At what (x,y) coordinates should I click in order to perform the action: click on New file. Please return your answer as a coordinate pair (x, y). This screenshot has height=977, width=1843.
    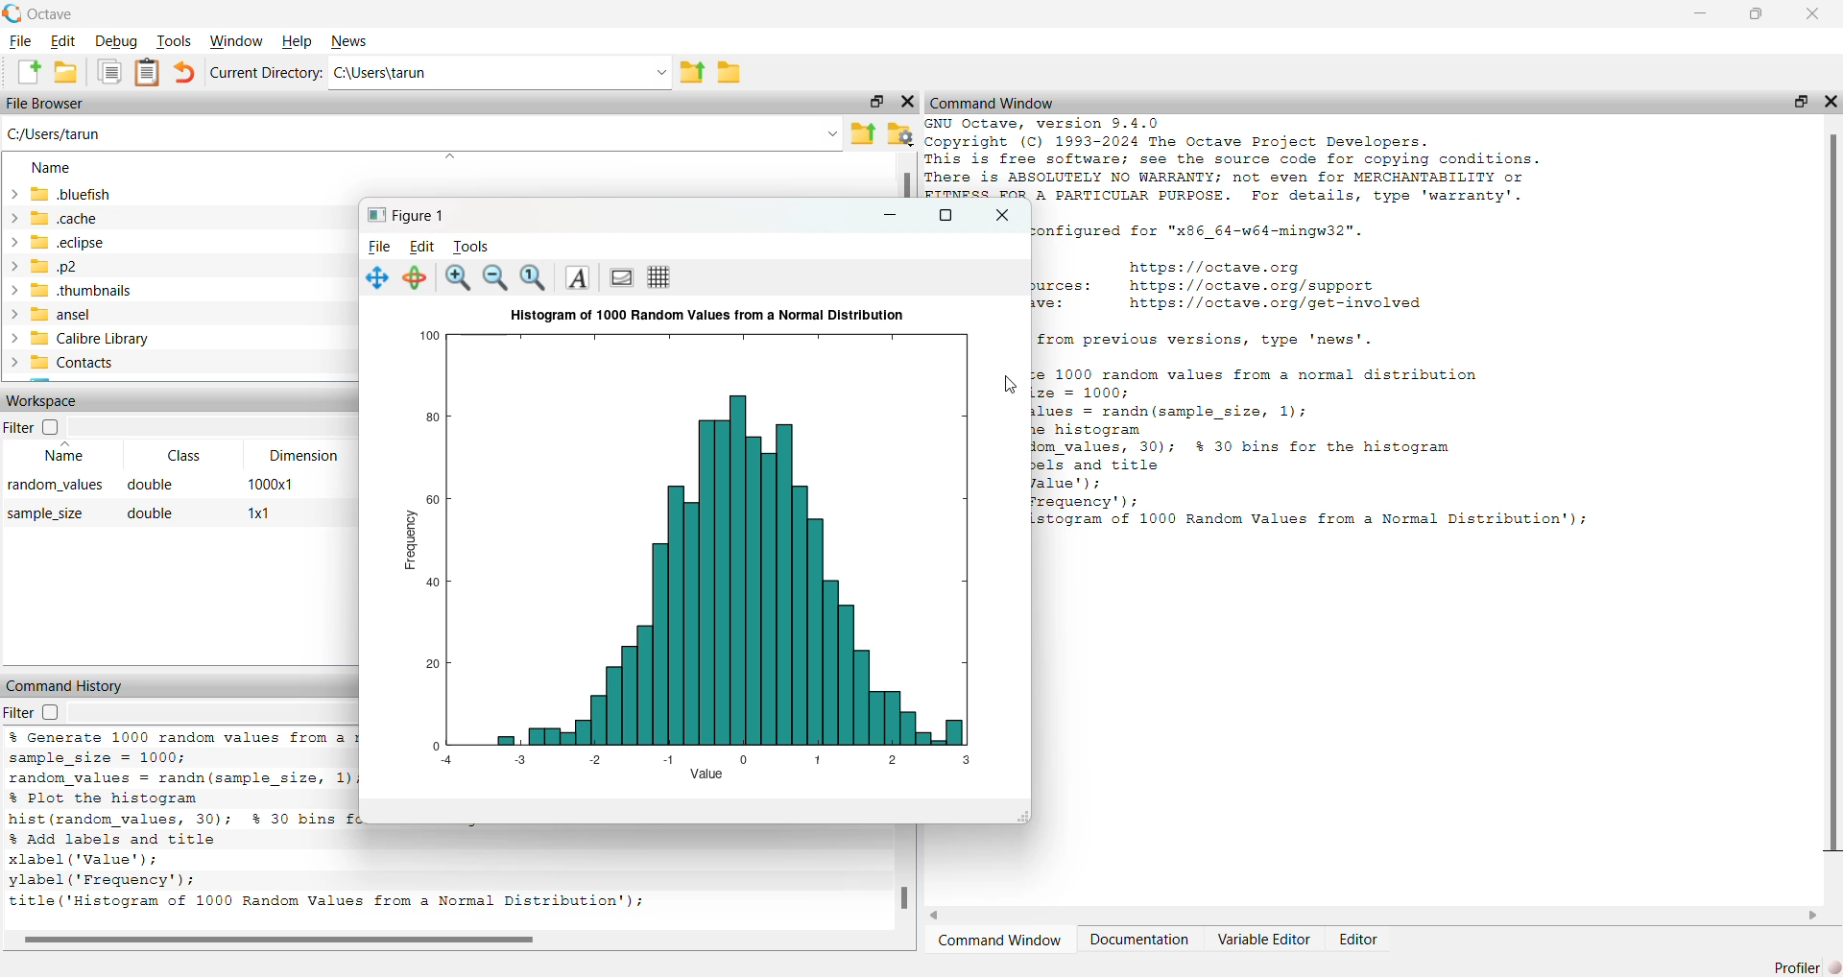
    Looking at the image, I should click on (28, 71).